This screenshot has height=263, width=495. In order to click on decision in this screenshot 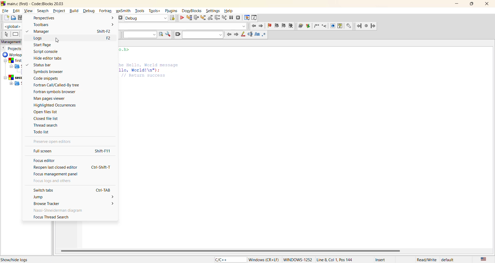, I will do `click(24, 34)`.